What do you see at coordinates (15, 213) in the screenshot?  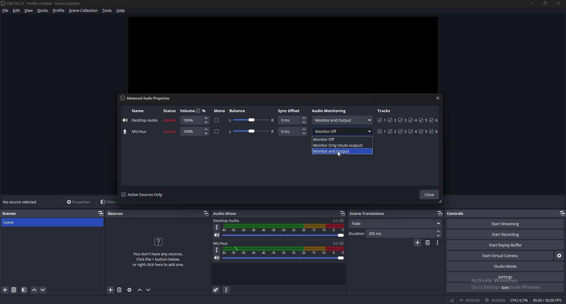 I see `scenes` at bounding box center [15, 213].